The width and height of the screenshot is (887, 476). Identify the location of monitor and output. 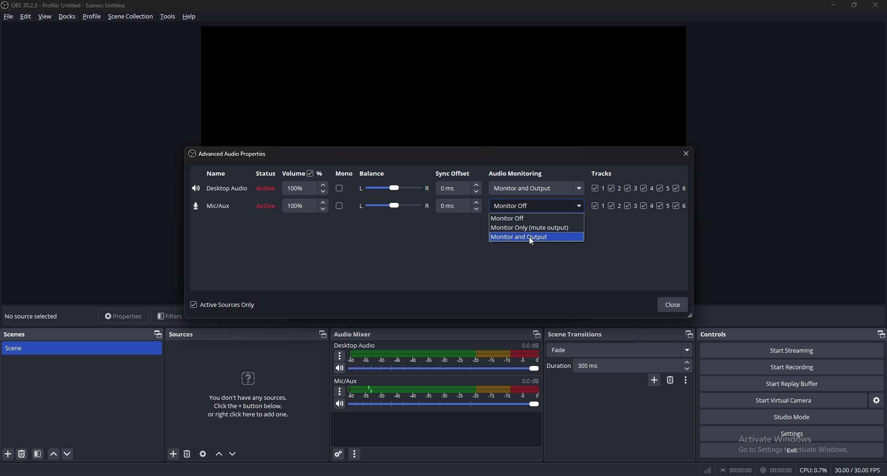
(537, 188).